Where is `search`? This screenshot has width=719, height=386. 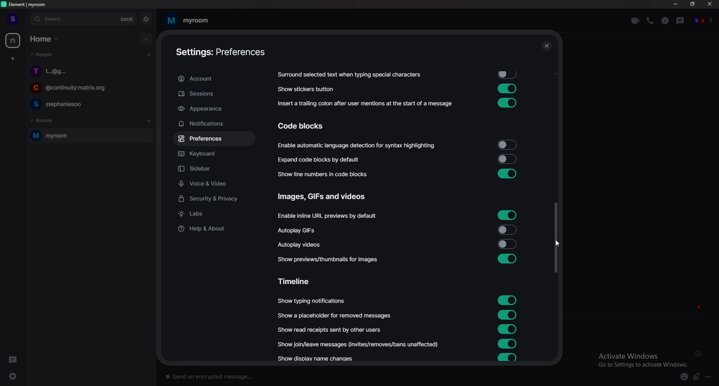
search is located at coordinates (83, 19).